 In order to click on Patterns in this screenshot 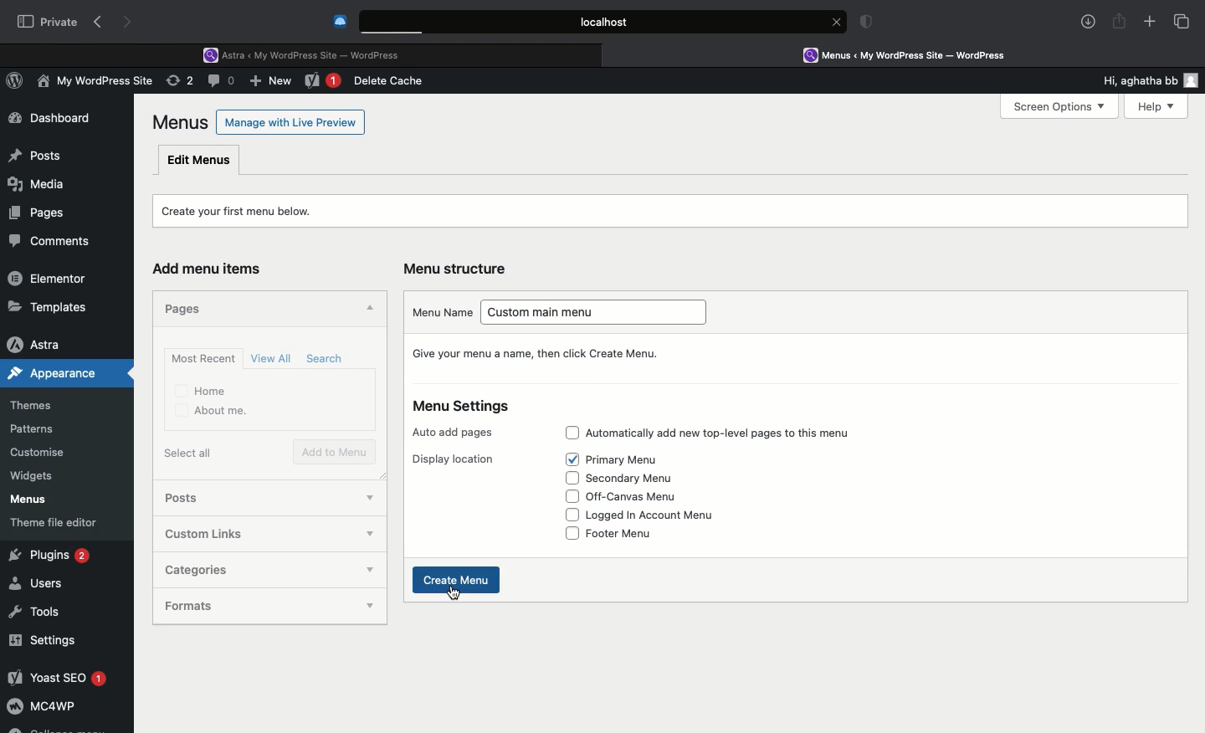, I will do `click(38, 430)`.